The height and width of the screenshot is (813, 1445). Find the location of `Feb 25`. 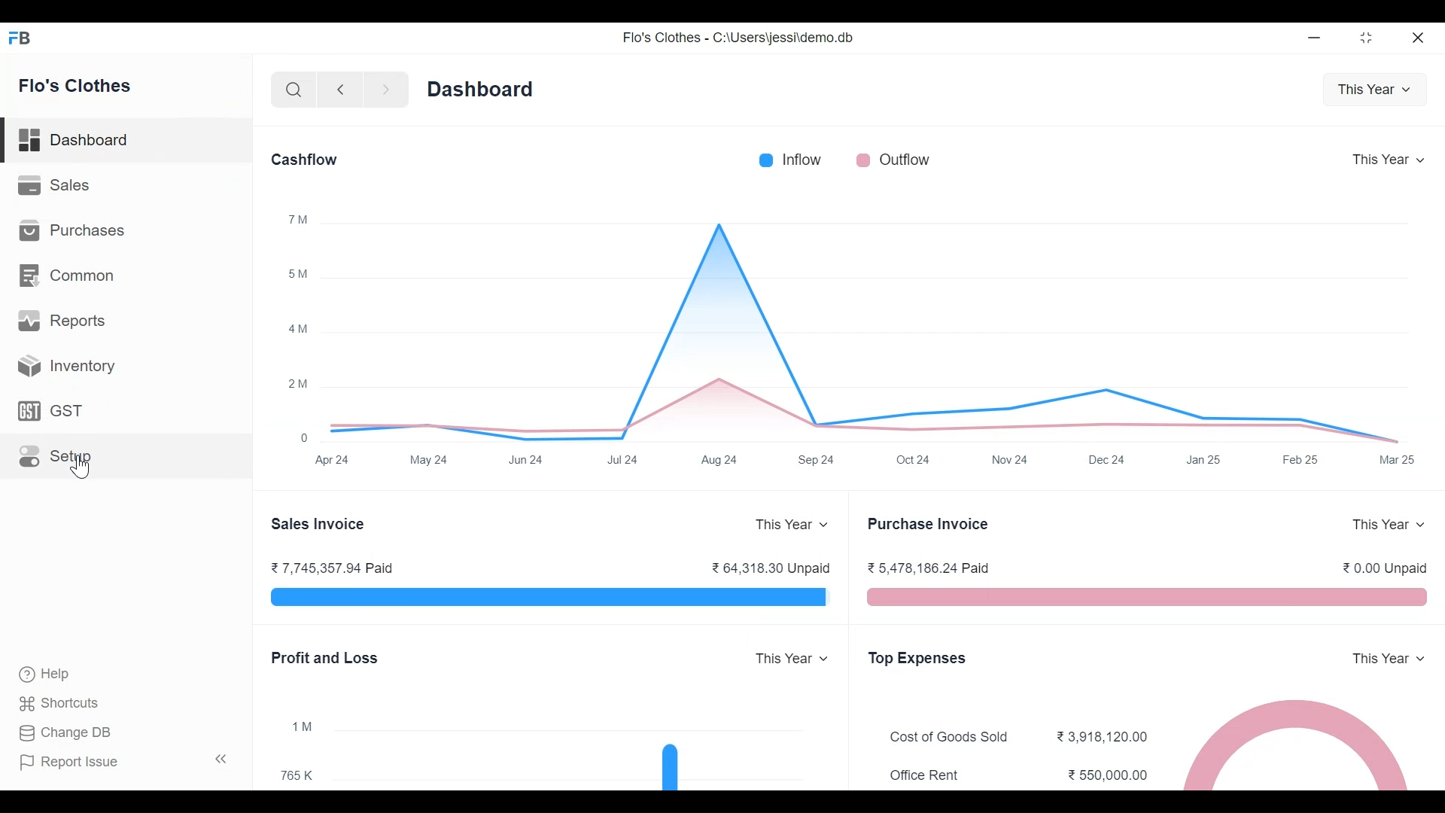

Feb 25 is located at coordinates (1295, 458).